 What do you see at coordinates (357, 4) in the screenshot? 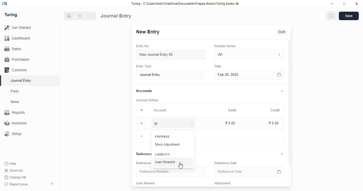
I see `close` at bounding box center [357, 4].